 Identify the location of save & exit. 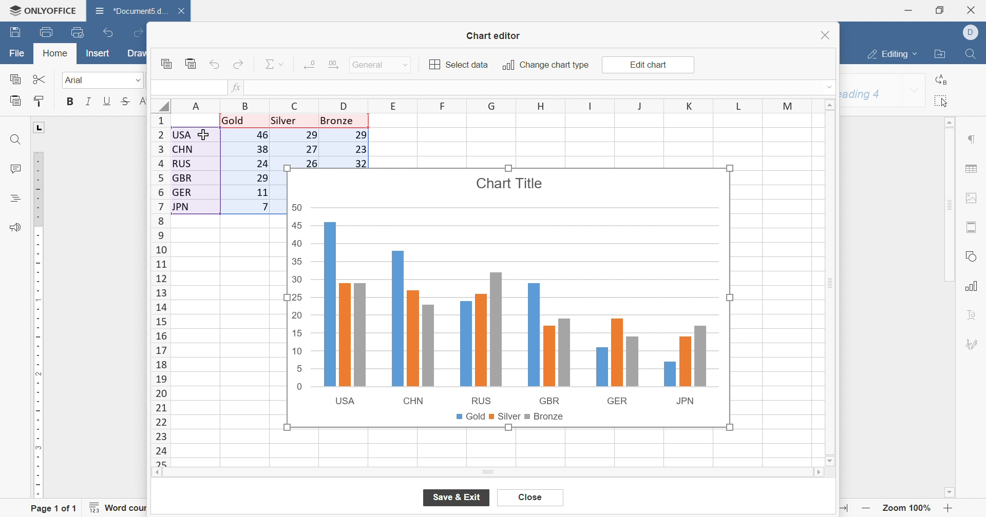
(458, 497).